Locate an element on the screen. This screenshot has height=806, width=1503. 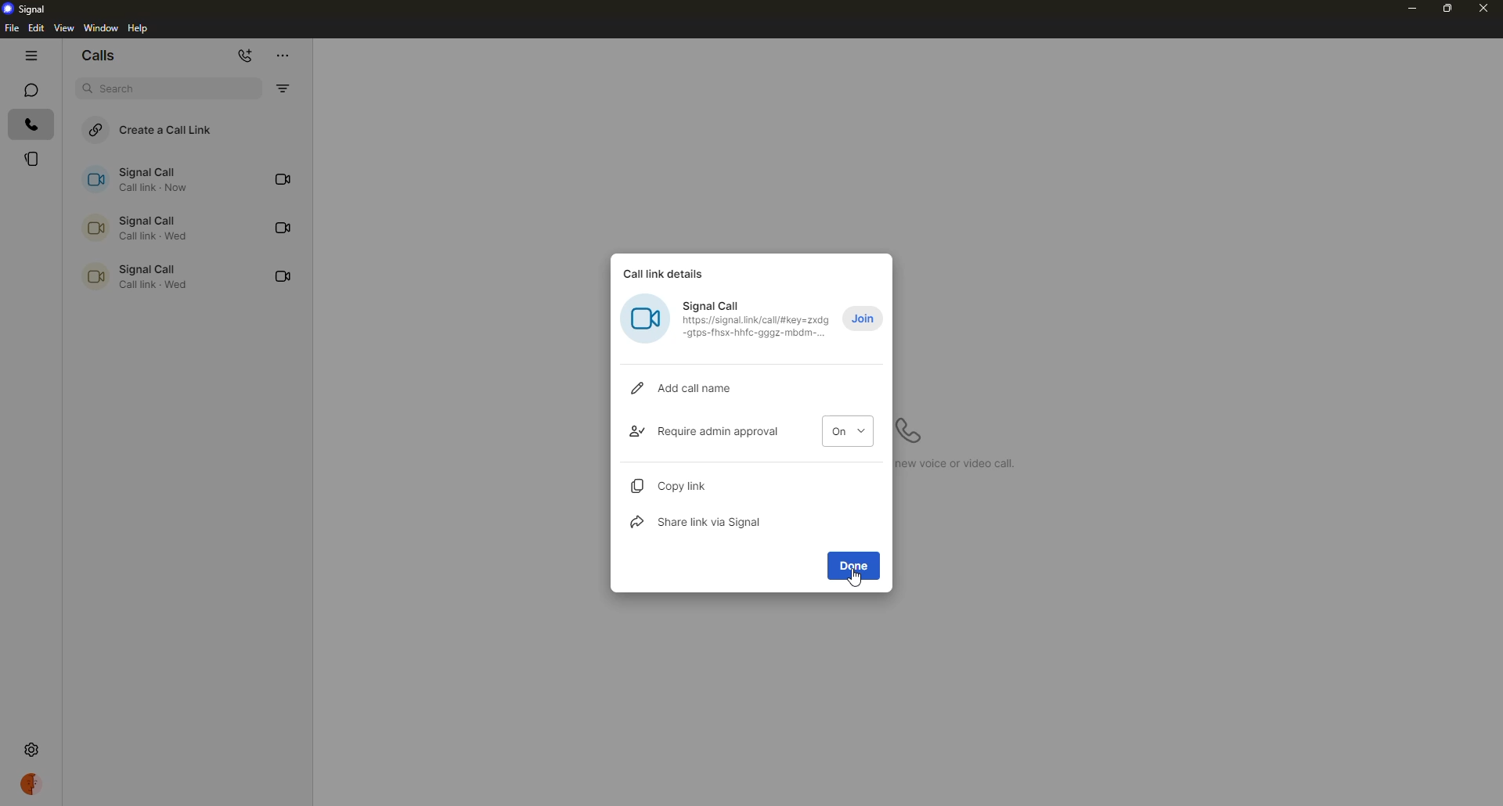
file is located at coordinates (12, 30).